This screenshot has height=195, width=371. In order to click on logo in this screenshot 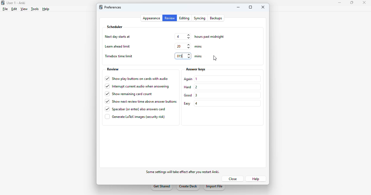, I will do `click(101, 7)`.